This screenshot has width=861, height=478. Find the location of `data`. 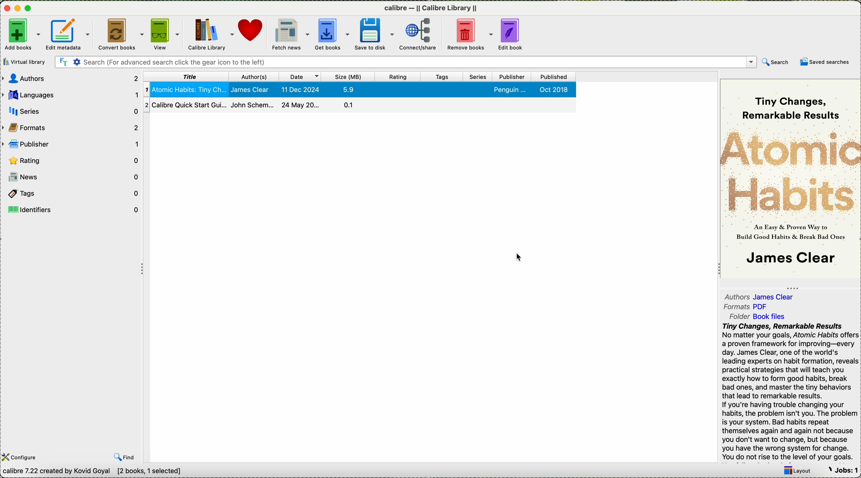

data is located at coordinates (119, 472).